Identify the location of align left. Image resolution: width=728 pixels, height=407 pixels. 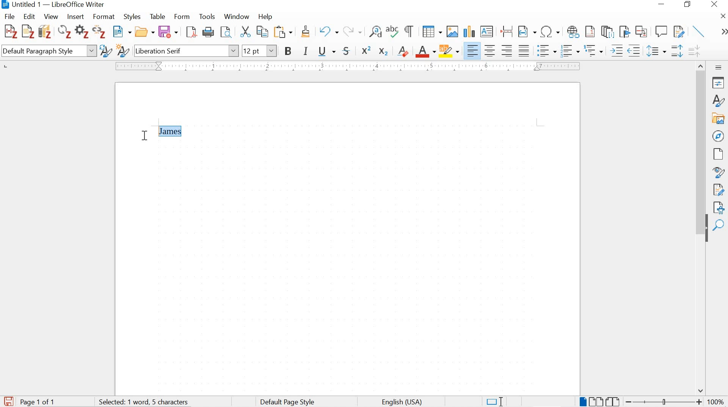
(473, 51).